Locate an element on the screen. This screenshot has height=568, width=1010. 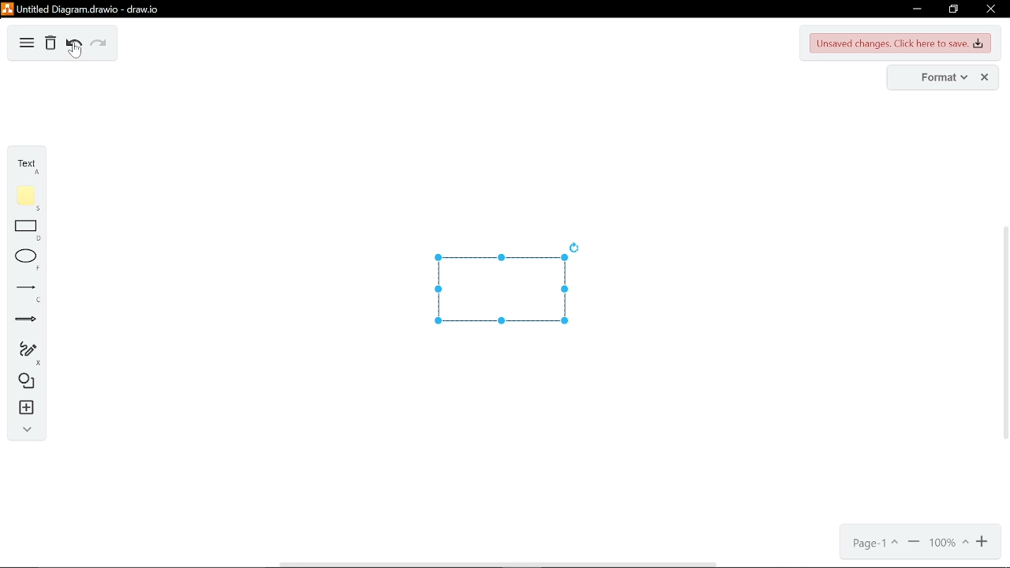
cursor is located at coordinates (74, 51).